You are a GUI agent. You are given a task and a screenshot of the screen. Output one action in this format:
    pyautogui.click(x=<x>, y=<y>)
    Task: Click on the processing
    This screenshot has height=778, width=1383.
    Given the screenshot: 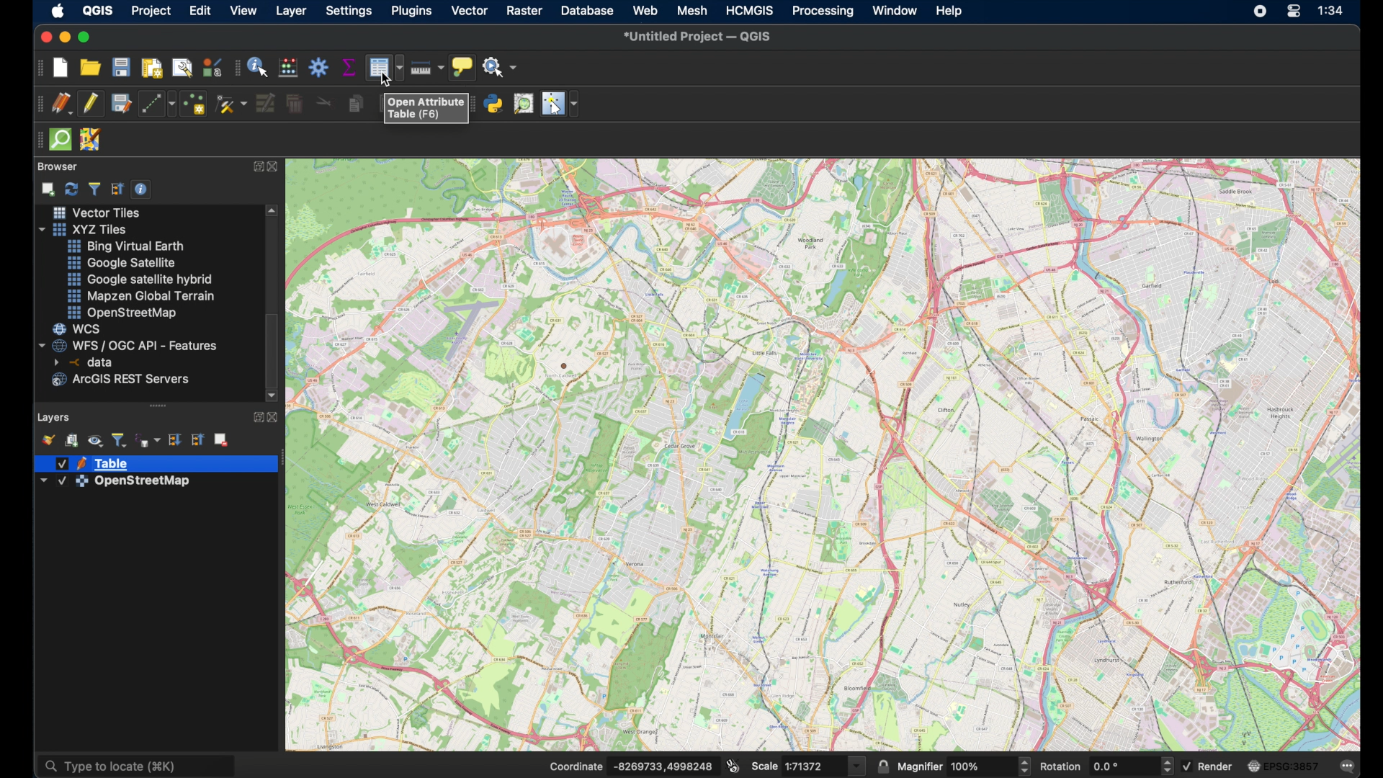 What is the action you would take?
    pyautogui.click(x=823, y=12)
    